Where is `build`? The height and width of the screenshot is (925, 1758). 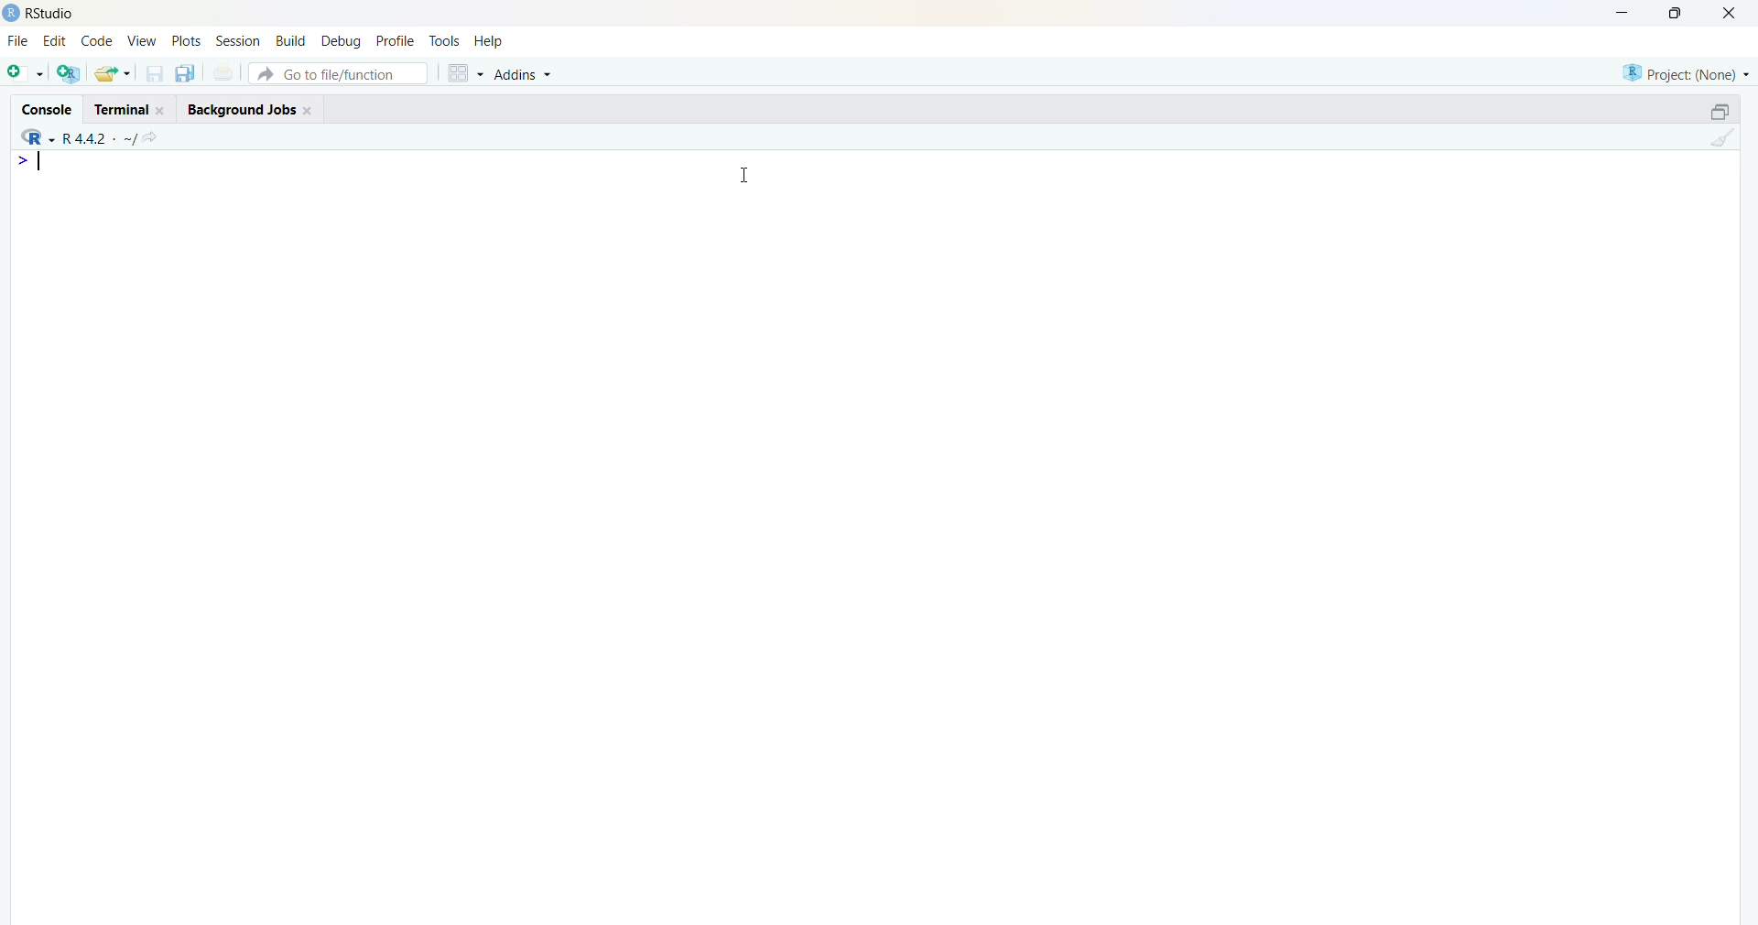
build is located at coordinates (289, 41).